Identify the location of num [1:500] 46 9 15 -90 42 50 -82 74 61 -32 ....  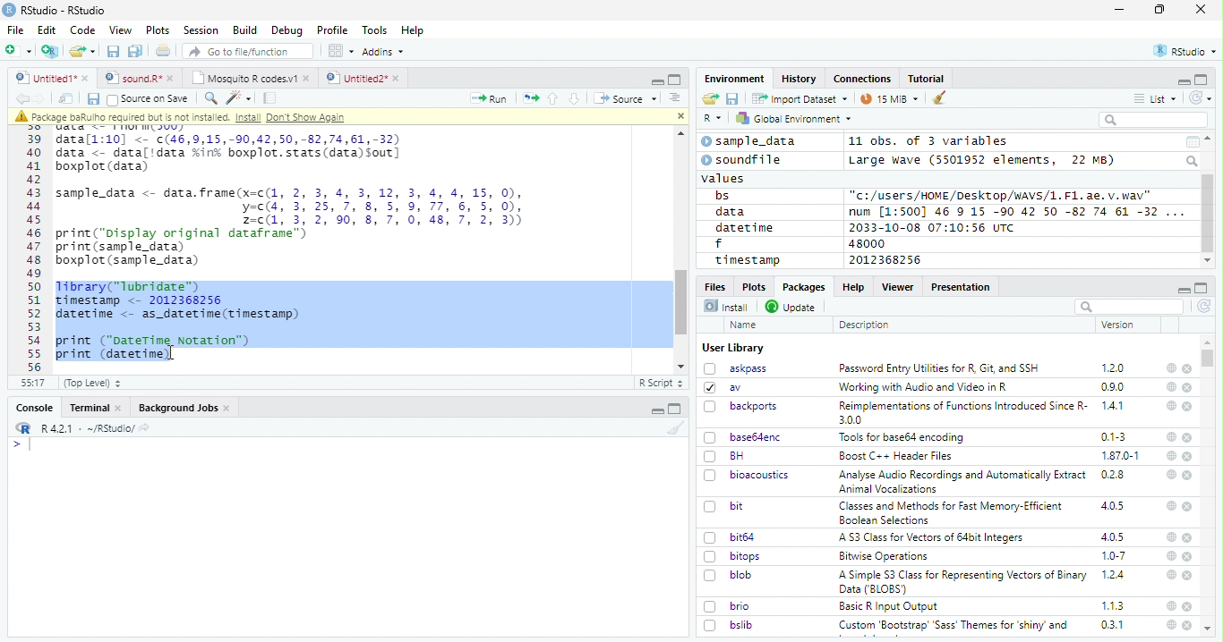
(1016, 211).